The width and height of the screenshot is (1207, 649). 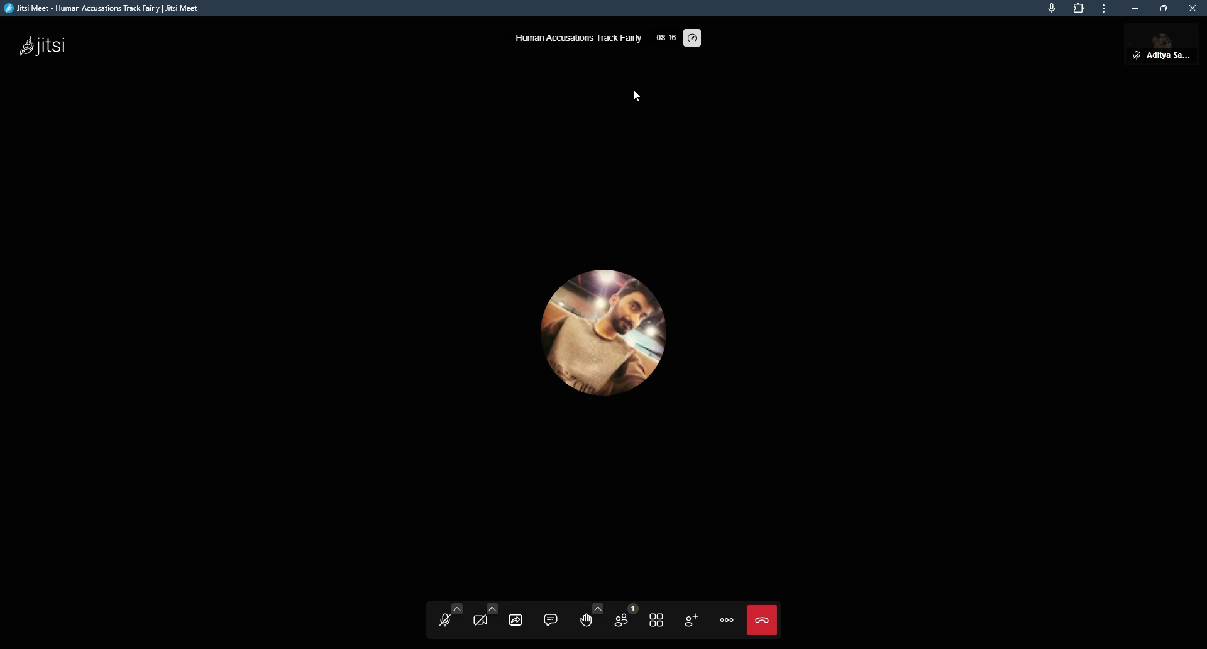 What do you see at coordinates (692, 620) in the screenshot?
I see `add people` at bounding box center [692, 620].